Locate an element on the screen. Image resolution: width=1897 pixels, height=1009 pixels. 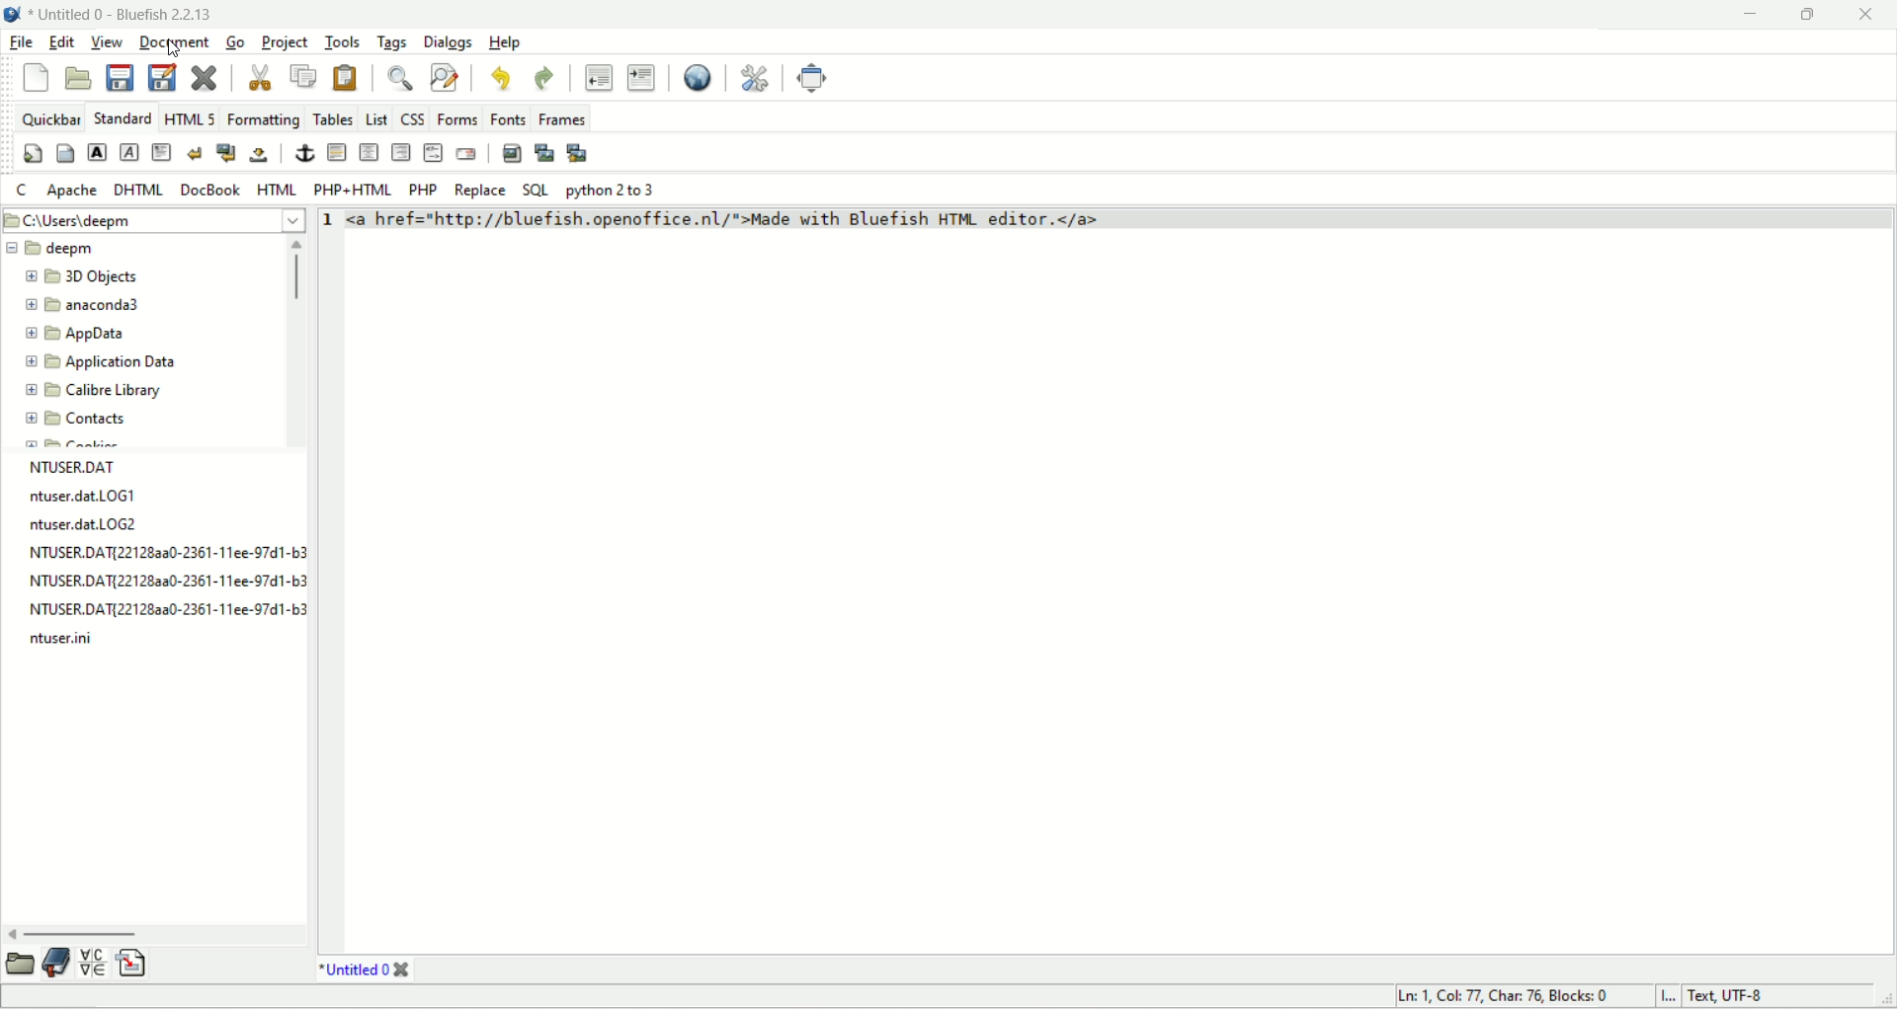
document is located at coordinates (174, 41).